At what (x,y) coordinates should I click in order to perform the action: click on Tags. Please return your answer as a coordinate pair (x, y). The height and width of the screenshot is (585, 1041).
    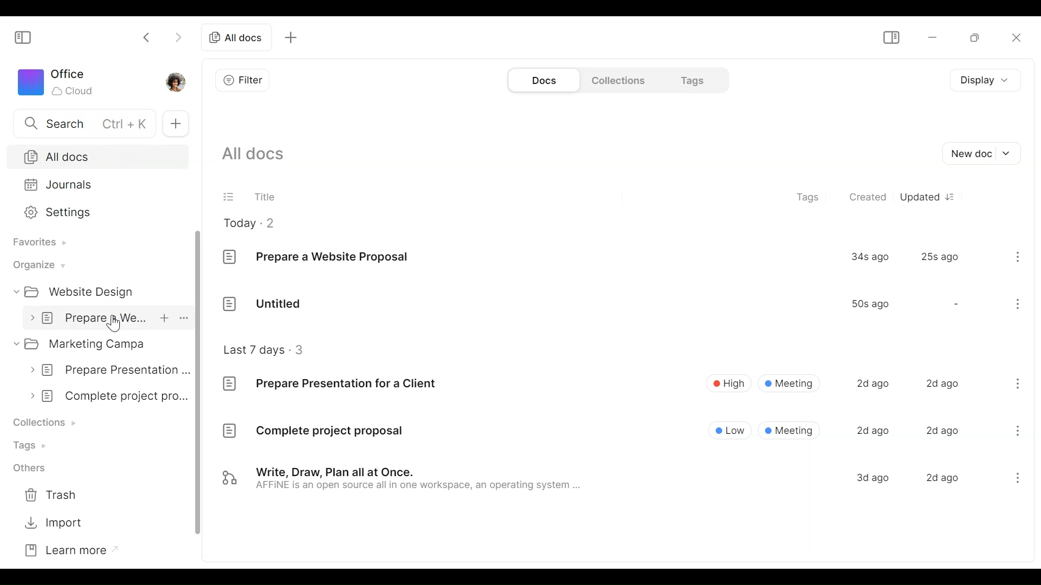
    Looking at the image, I should click on (809, 197).